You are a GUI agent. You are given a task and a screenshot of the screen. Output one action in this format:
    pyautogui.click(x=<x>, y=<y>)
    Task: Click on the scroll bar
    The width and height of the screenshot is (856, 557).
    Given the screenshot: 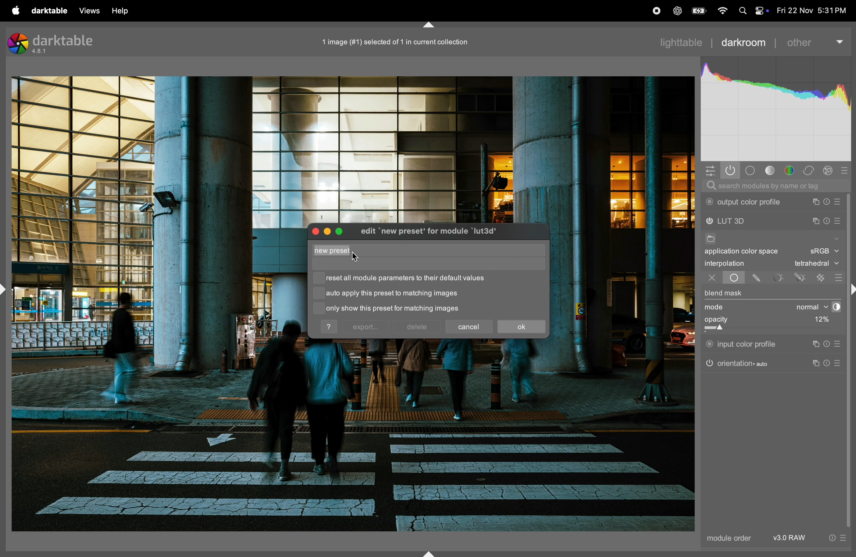 What is the action you would take?
    pyautogui.click(x=851, y=361)
    